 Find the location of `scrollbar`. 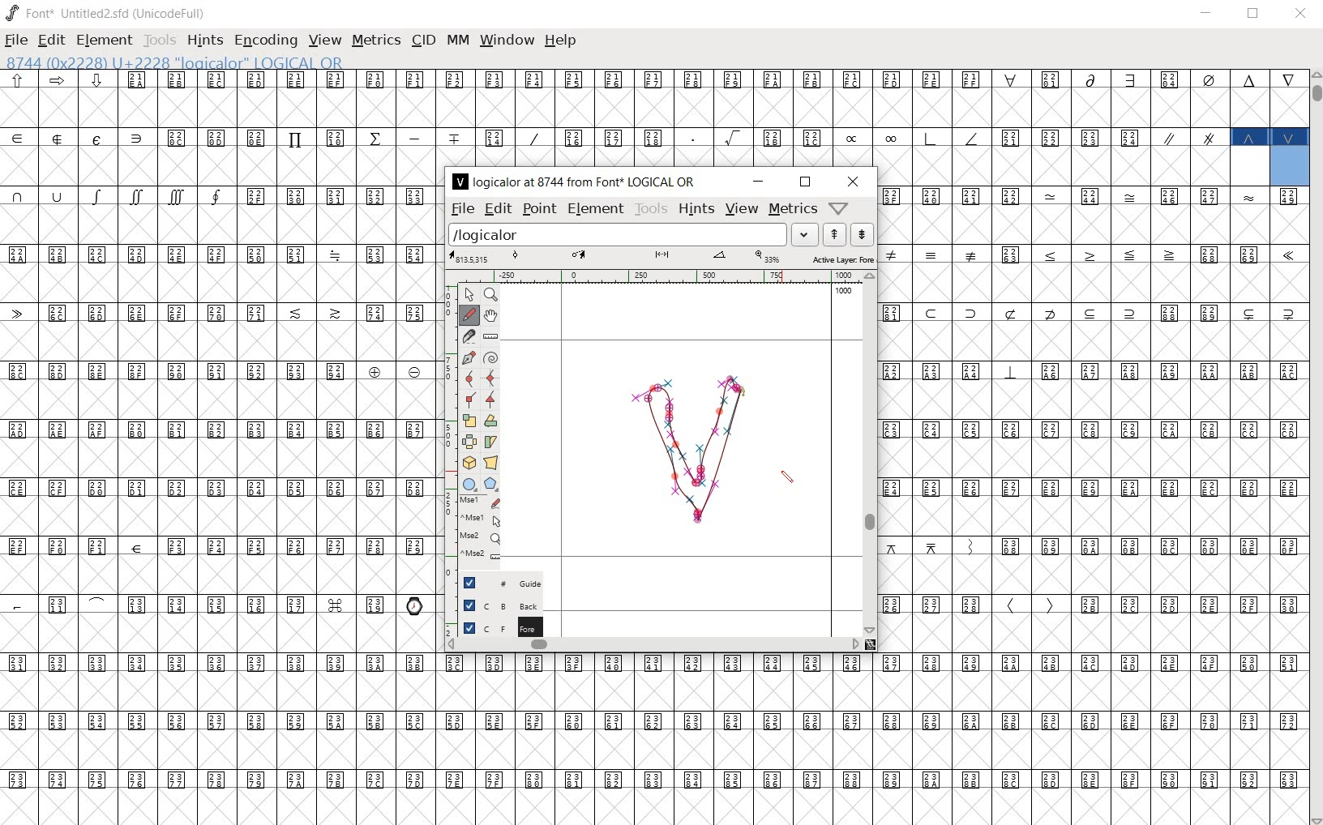

scrollbar is located at coordinates (871, 454).